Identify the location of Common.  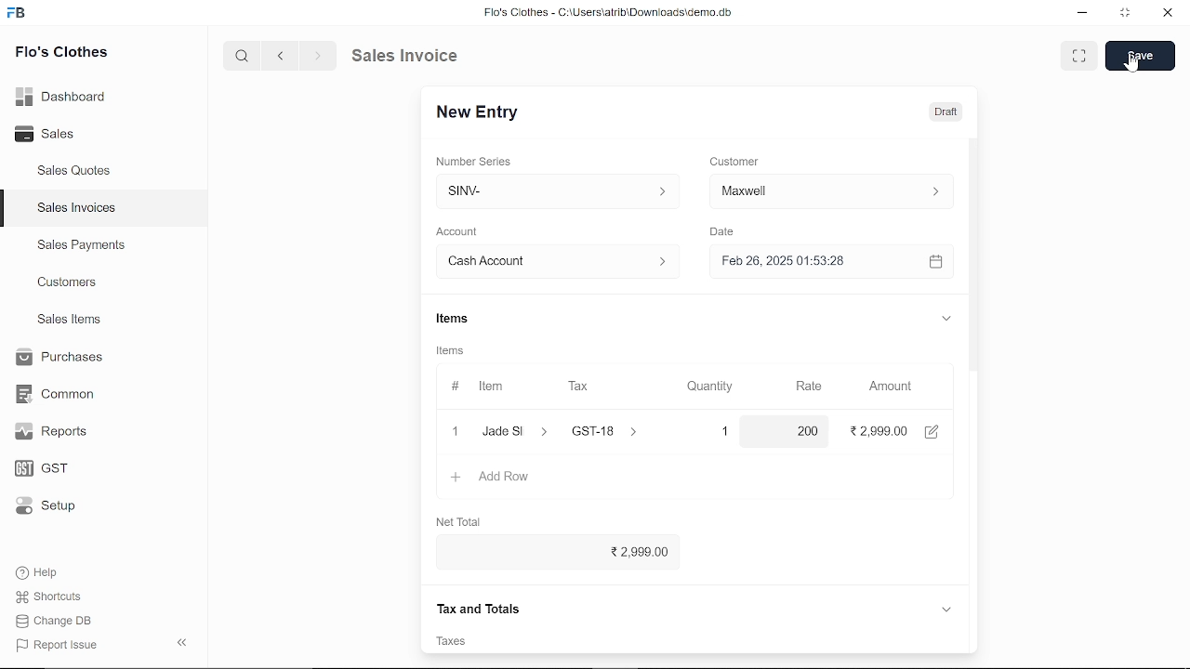
(58, 394).